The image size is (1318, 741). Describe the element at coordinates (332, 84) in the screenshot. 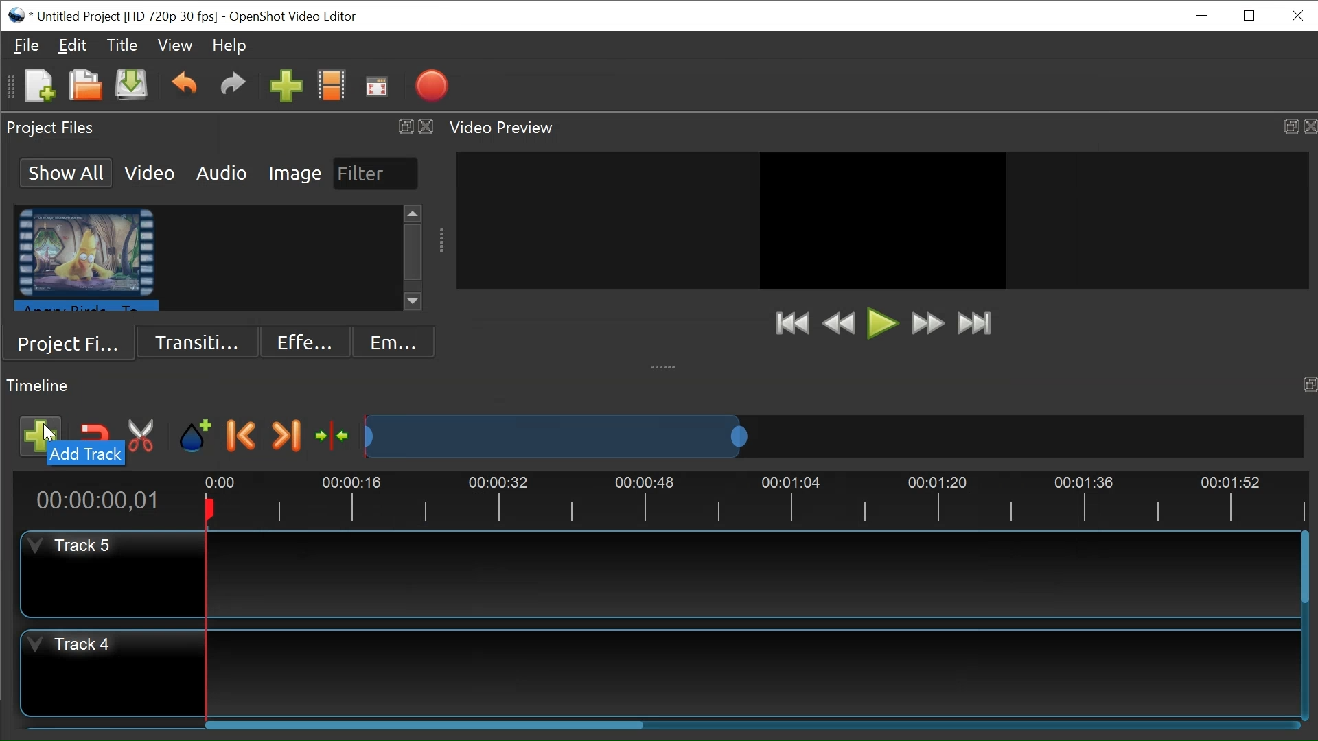

I see `Choose Profile` at that location.